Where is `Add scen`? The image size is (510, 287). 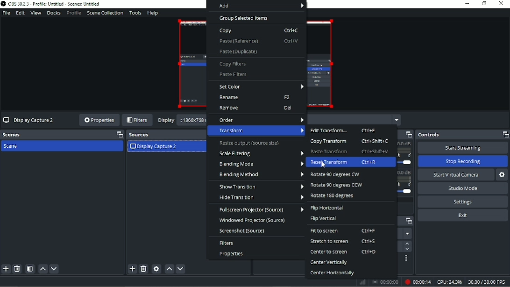
Add scen is located at coordinates (6, 269).